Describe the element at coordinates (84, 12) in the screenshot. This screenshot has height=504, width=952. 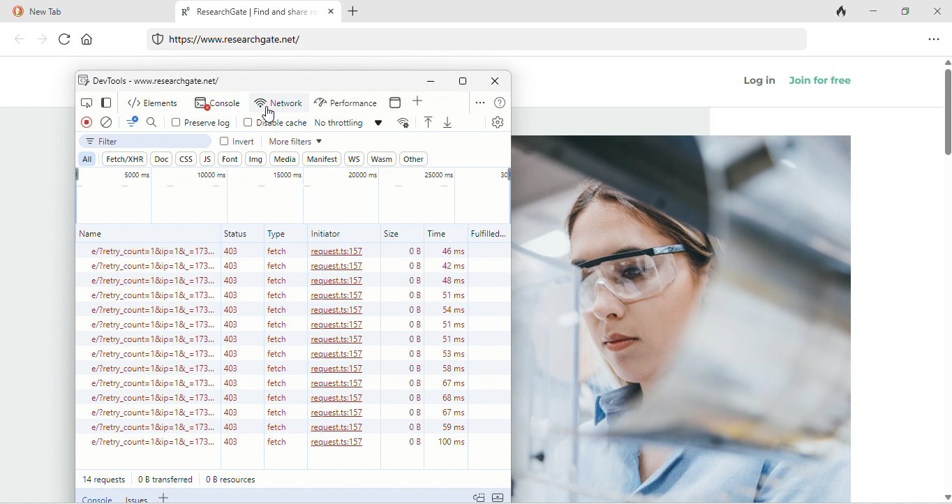
I see `new tab` at that location.